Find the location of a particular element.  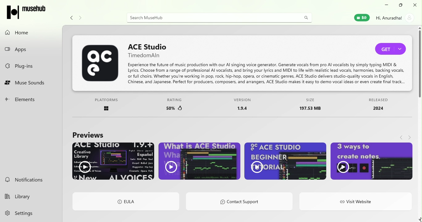

Previews is located at coordinates (87, 134).